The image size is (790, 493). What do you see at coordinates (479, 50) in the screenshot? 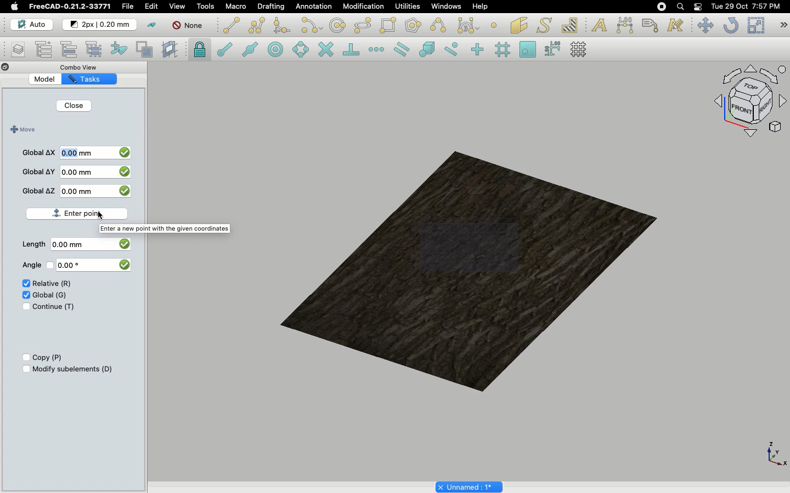
I see `Snap ortho` at bounding box center [479, 50].